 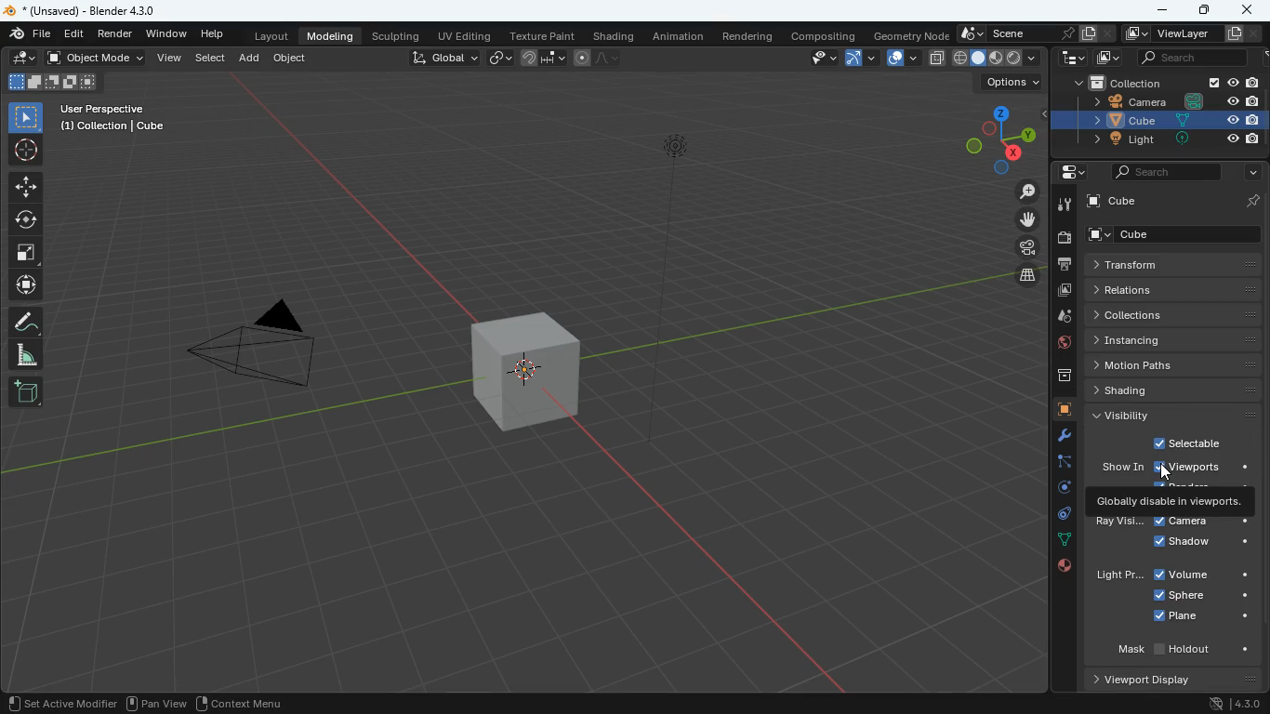 What do you see at coordinates (1017, 33) in the screenshot?
I see `scene` at bounding box center [1017, 33].